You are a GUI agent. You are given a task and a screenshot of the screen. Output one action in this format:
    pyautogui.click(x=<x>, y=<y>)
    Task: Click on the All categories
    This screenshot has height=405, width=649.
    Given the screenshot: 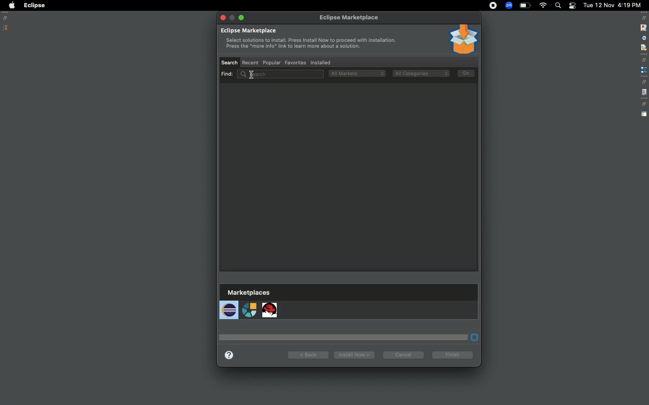 What is the action you would take?
    pyautogui.click(x=420, y=74)
    